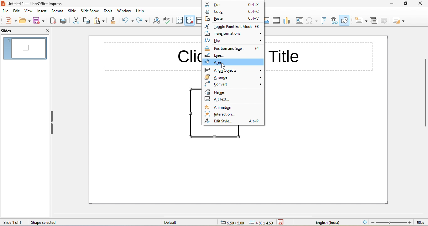 Image resolution: width=428 pixels, height=226 pixels. Describe the element at coordinates (13, 223) in the screenshot. I see `slide 1 of 1` at that location.